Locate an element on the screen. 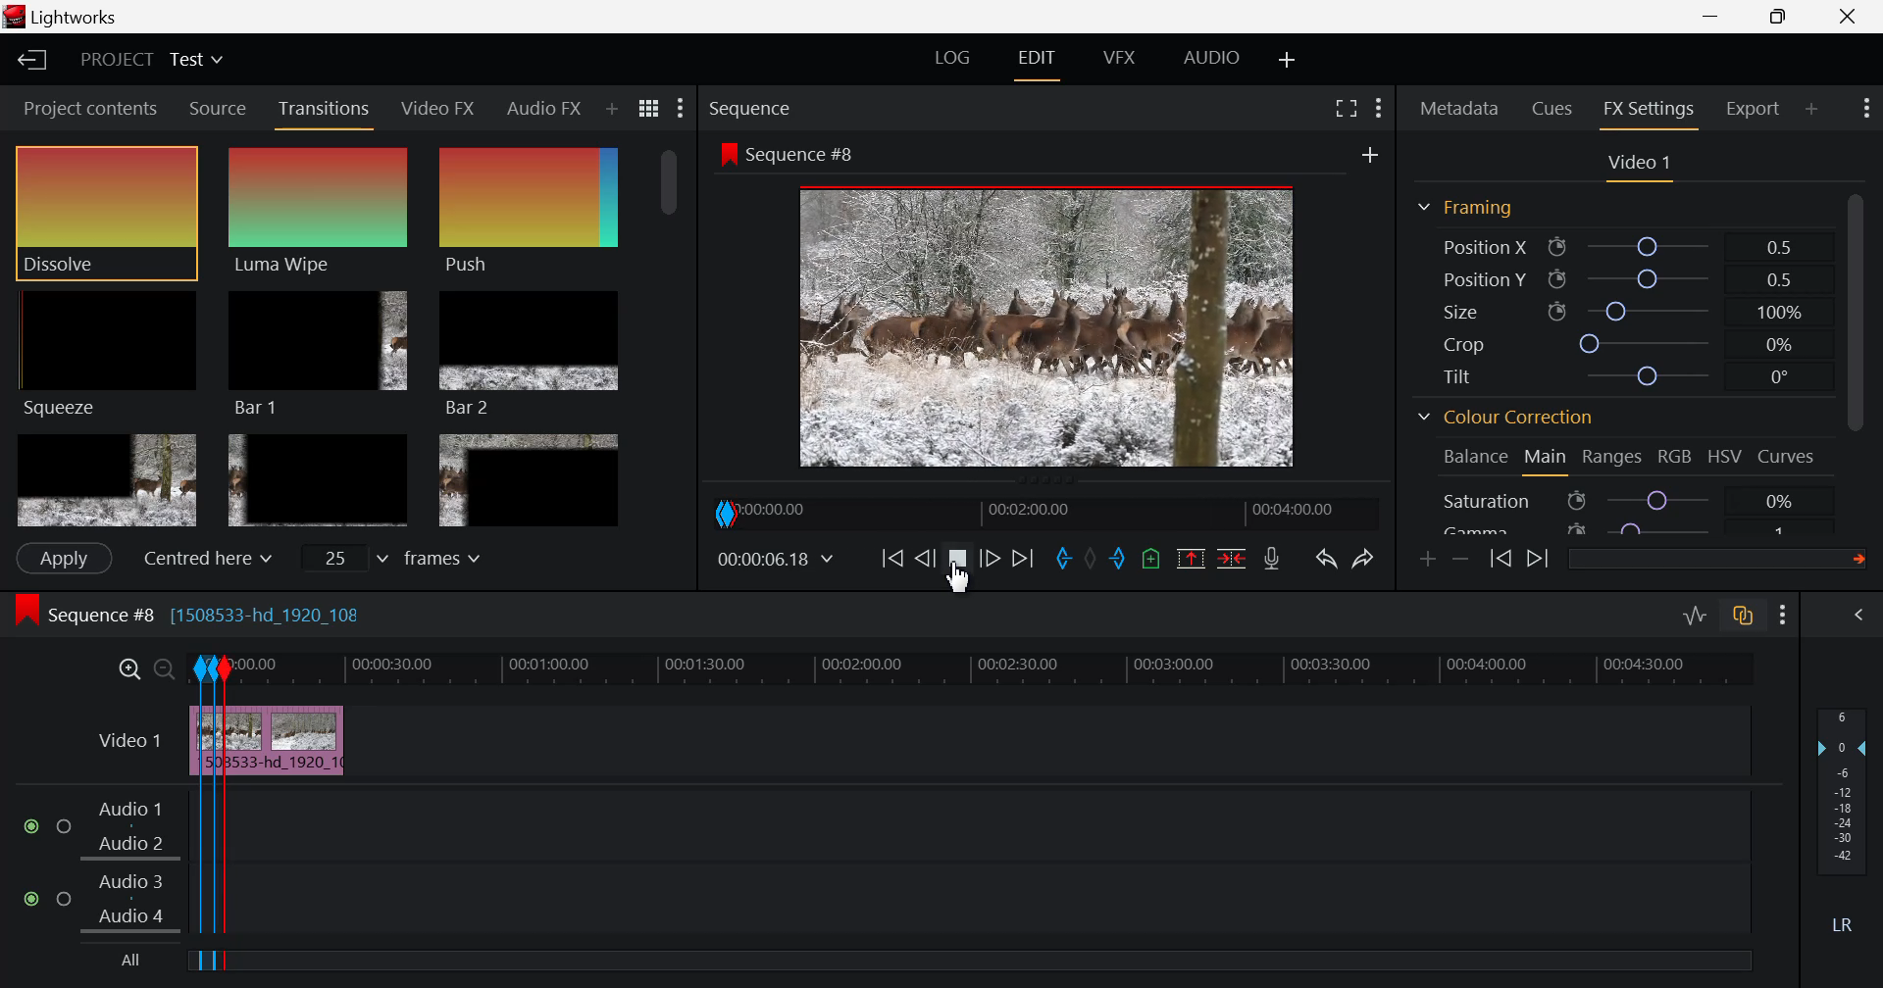 Image resolution: width=1883 pixels, height=988 pixels. Position X is located at coordinates (1623, 246).